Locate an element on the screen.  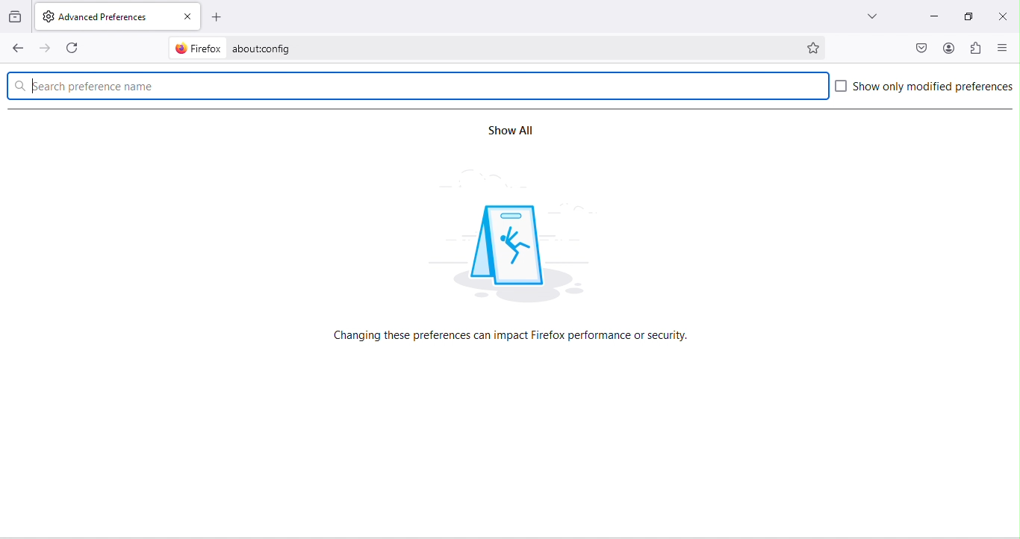
forward is located at coordinates (46, 47).